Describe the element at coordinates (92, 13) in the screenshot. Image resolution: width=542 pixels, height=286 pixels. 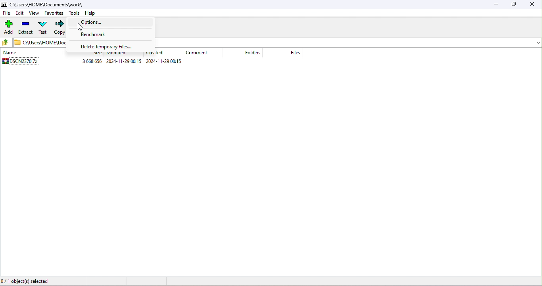
I see `help` at that location.